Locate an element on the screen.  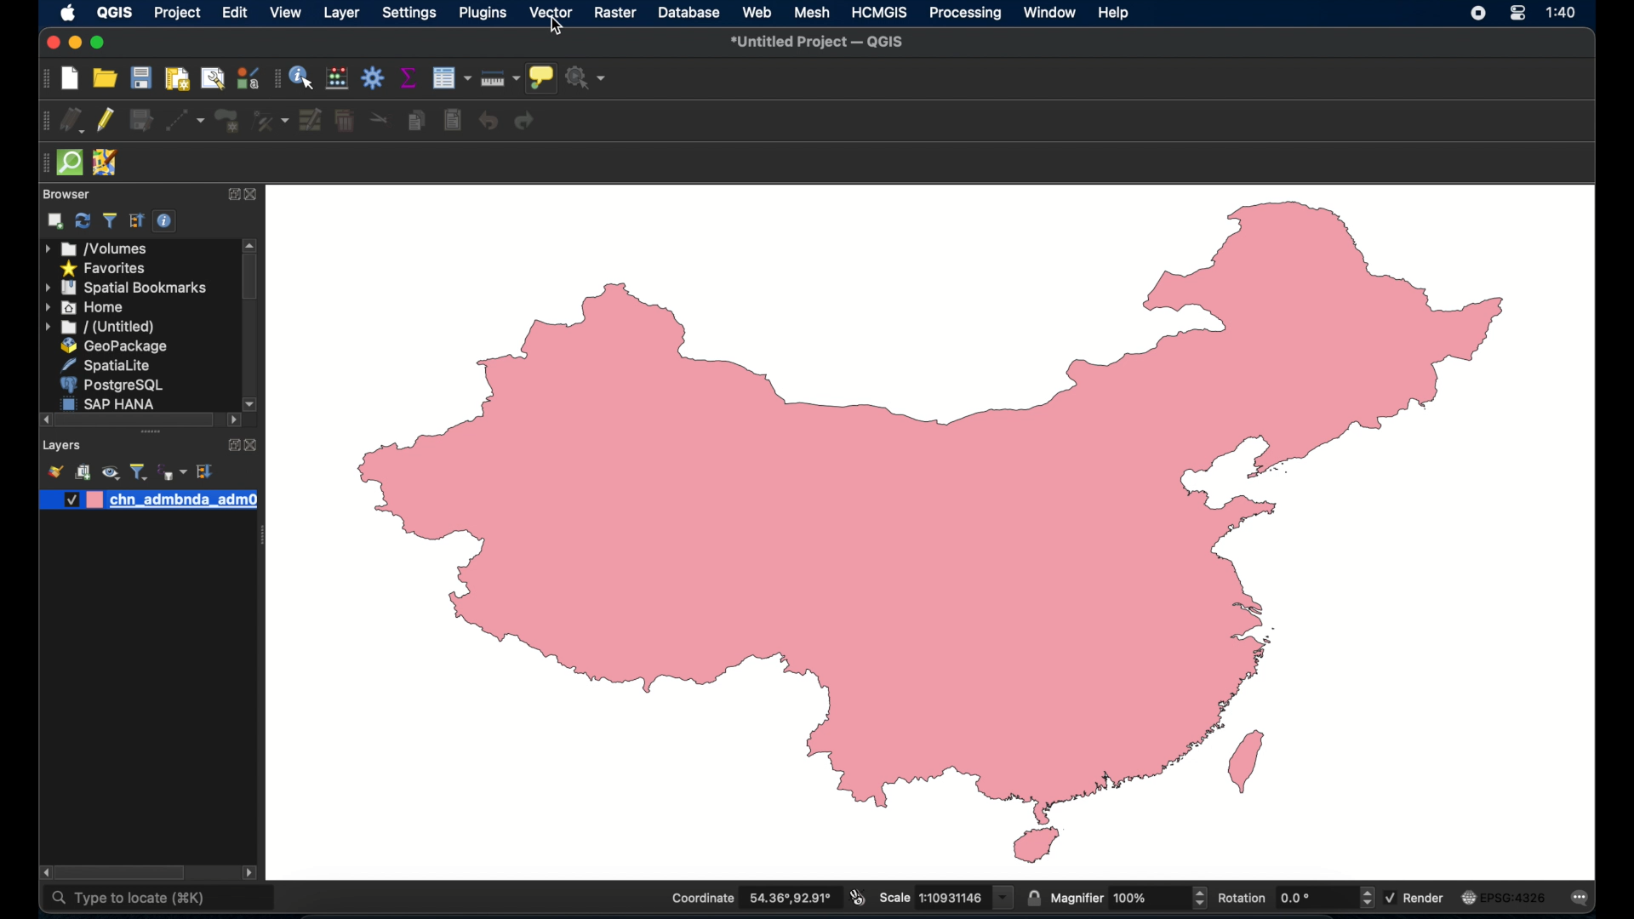
mesh is located at coordinates (813, 12).